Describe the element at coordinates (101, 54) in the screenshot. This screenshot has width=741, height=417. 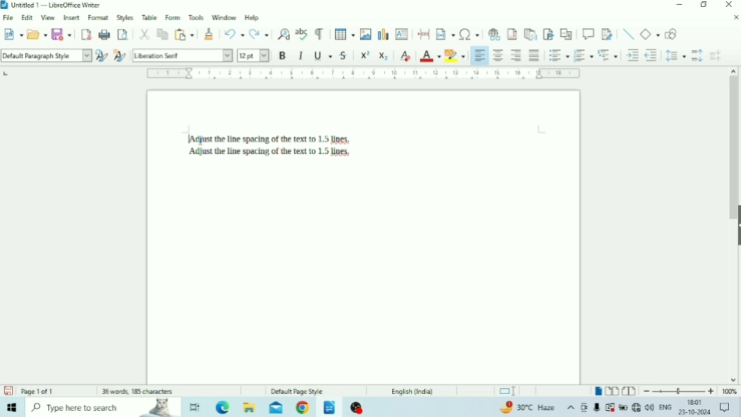
I see `Update Selected Style` at that location.